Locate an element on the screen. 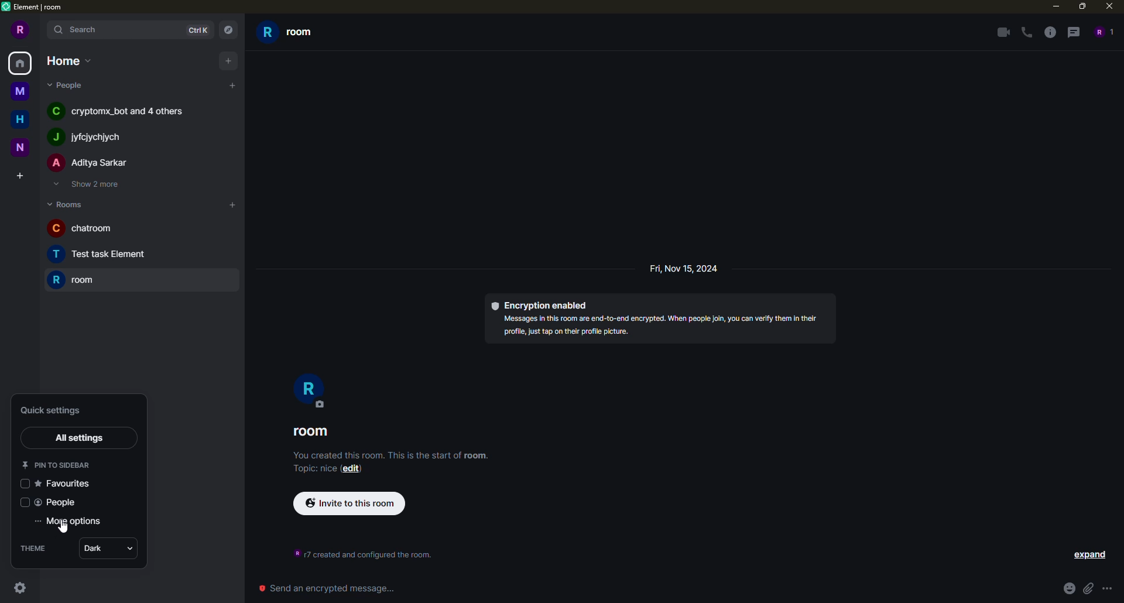  '® (7 created and configured the room. is located at coordinates (358, 552).